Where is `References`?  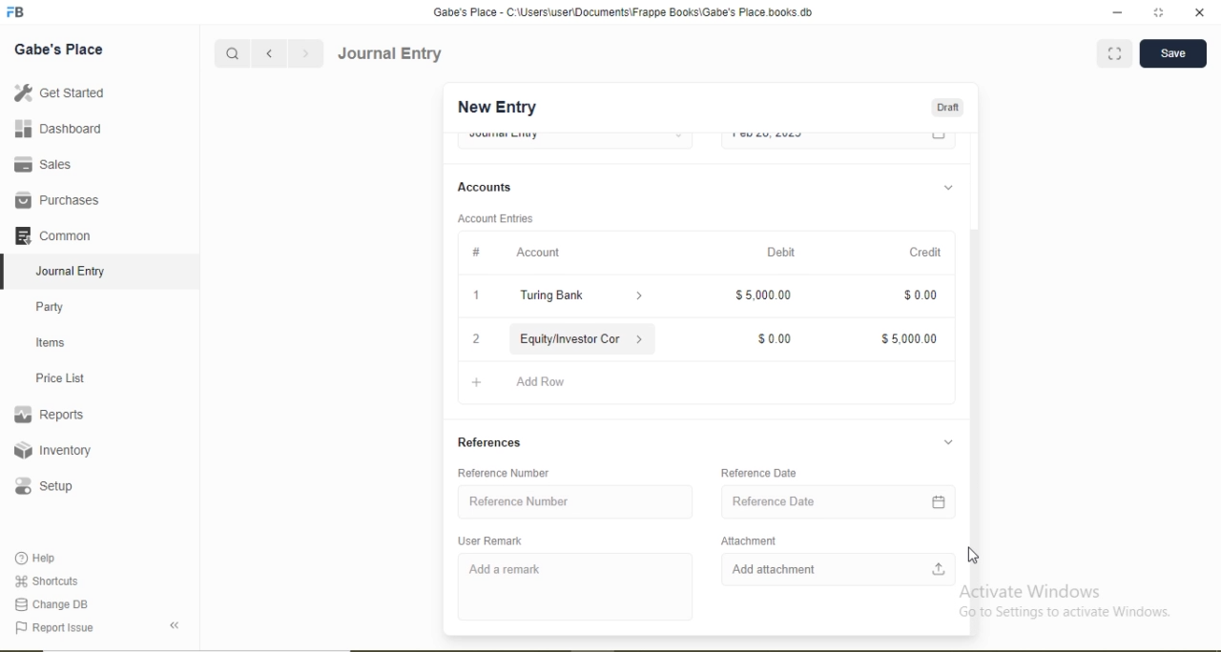 References is located at coordinates (490, 442).